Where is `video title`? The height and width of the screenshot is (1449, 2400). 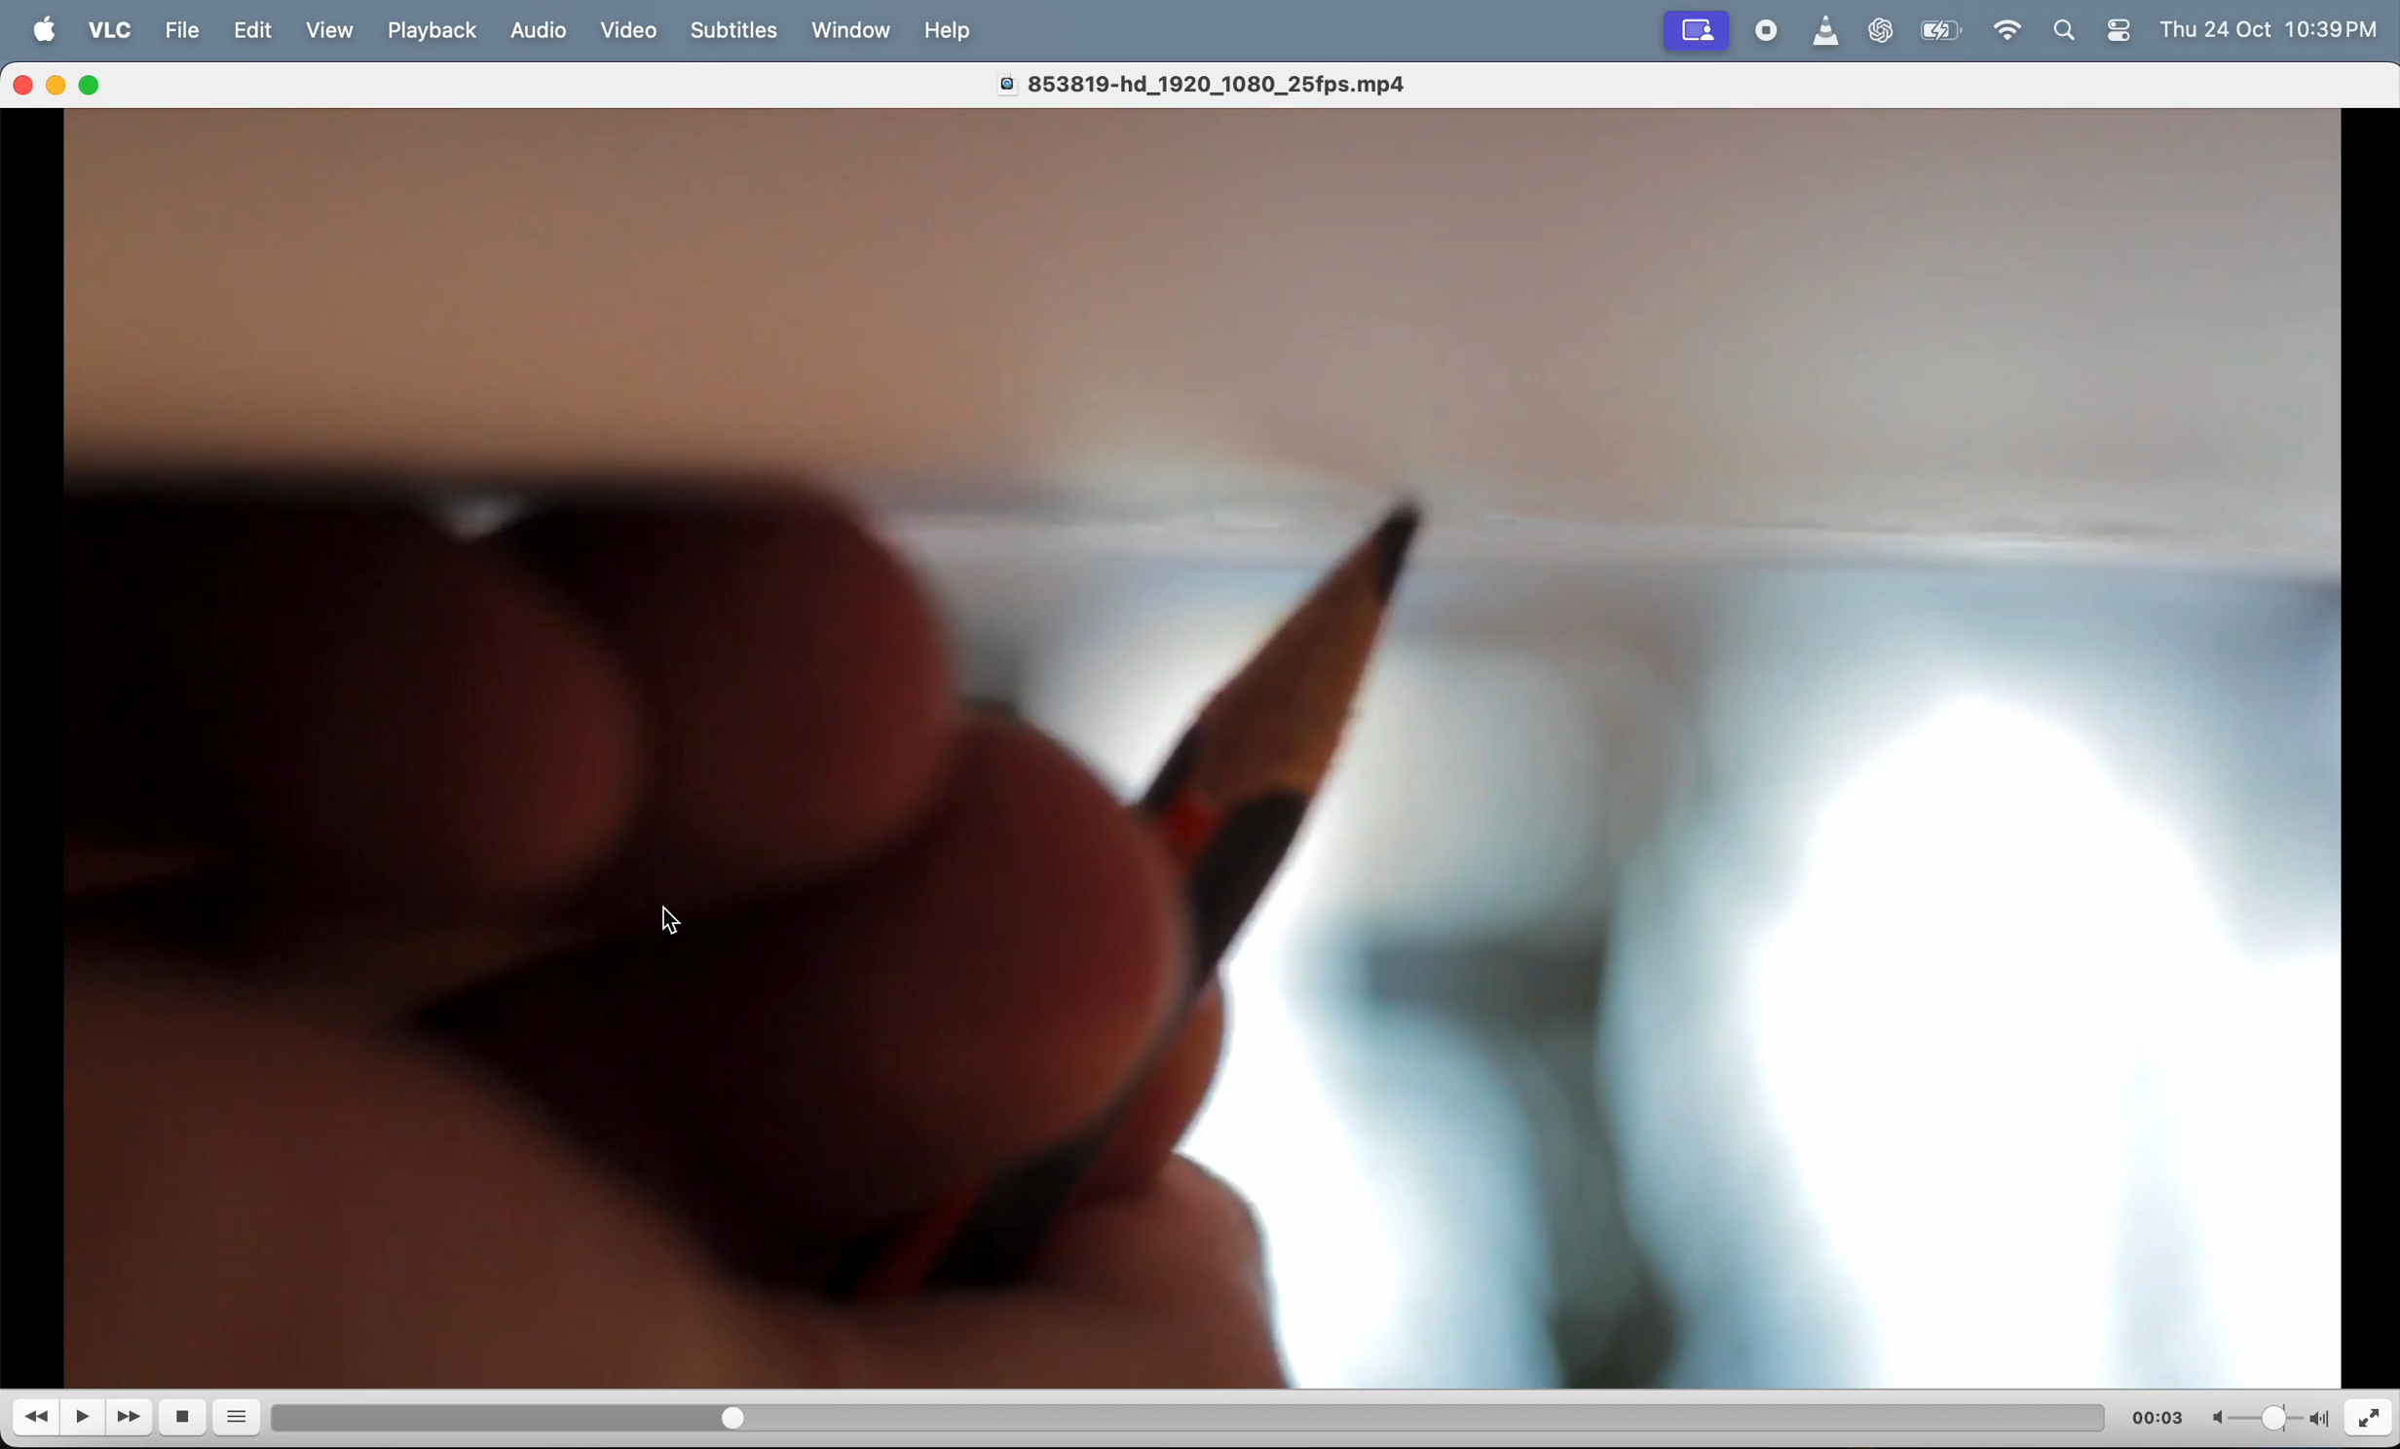 video title is located at coordinates (1219, 81).